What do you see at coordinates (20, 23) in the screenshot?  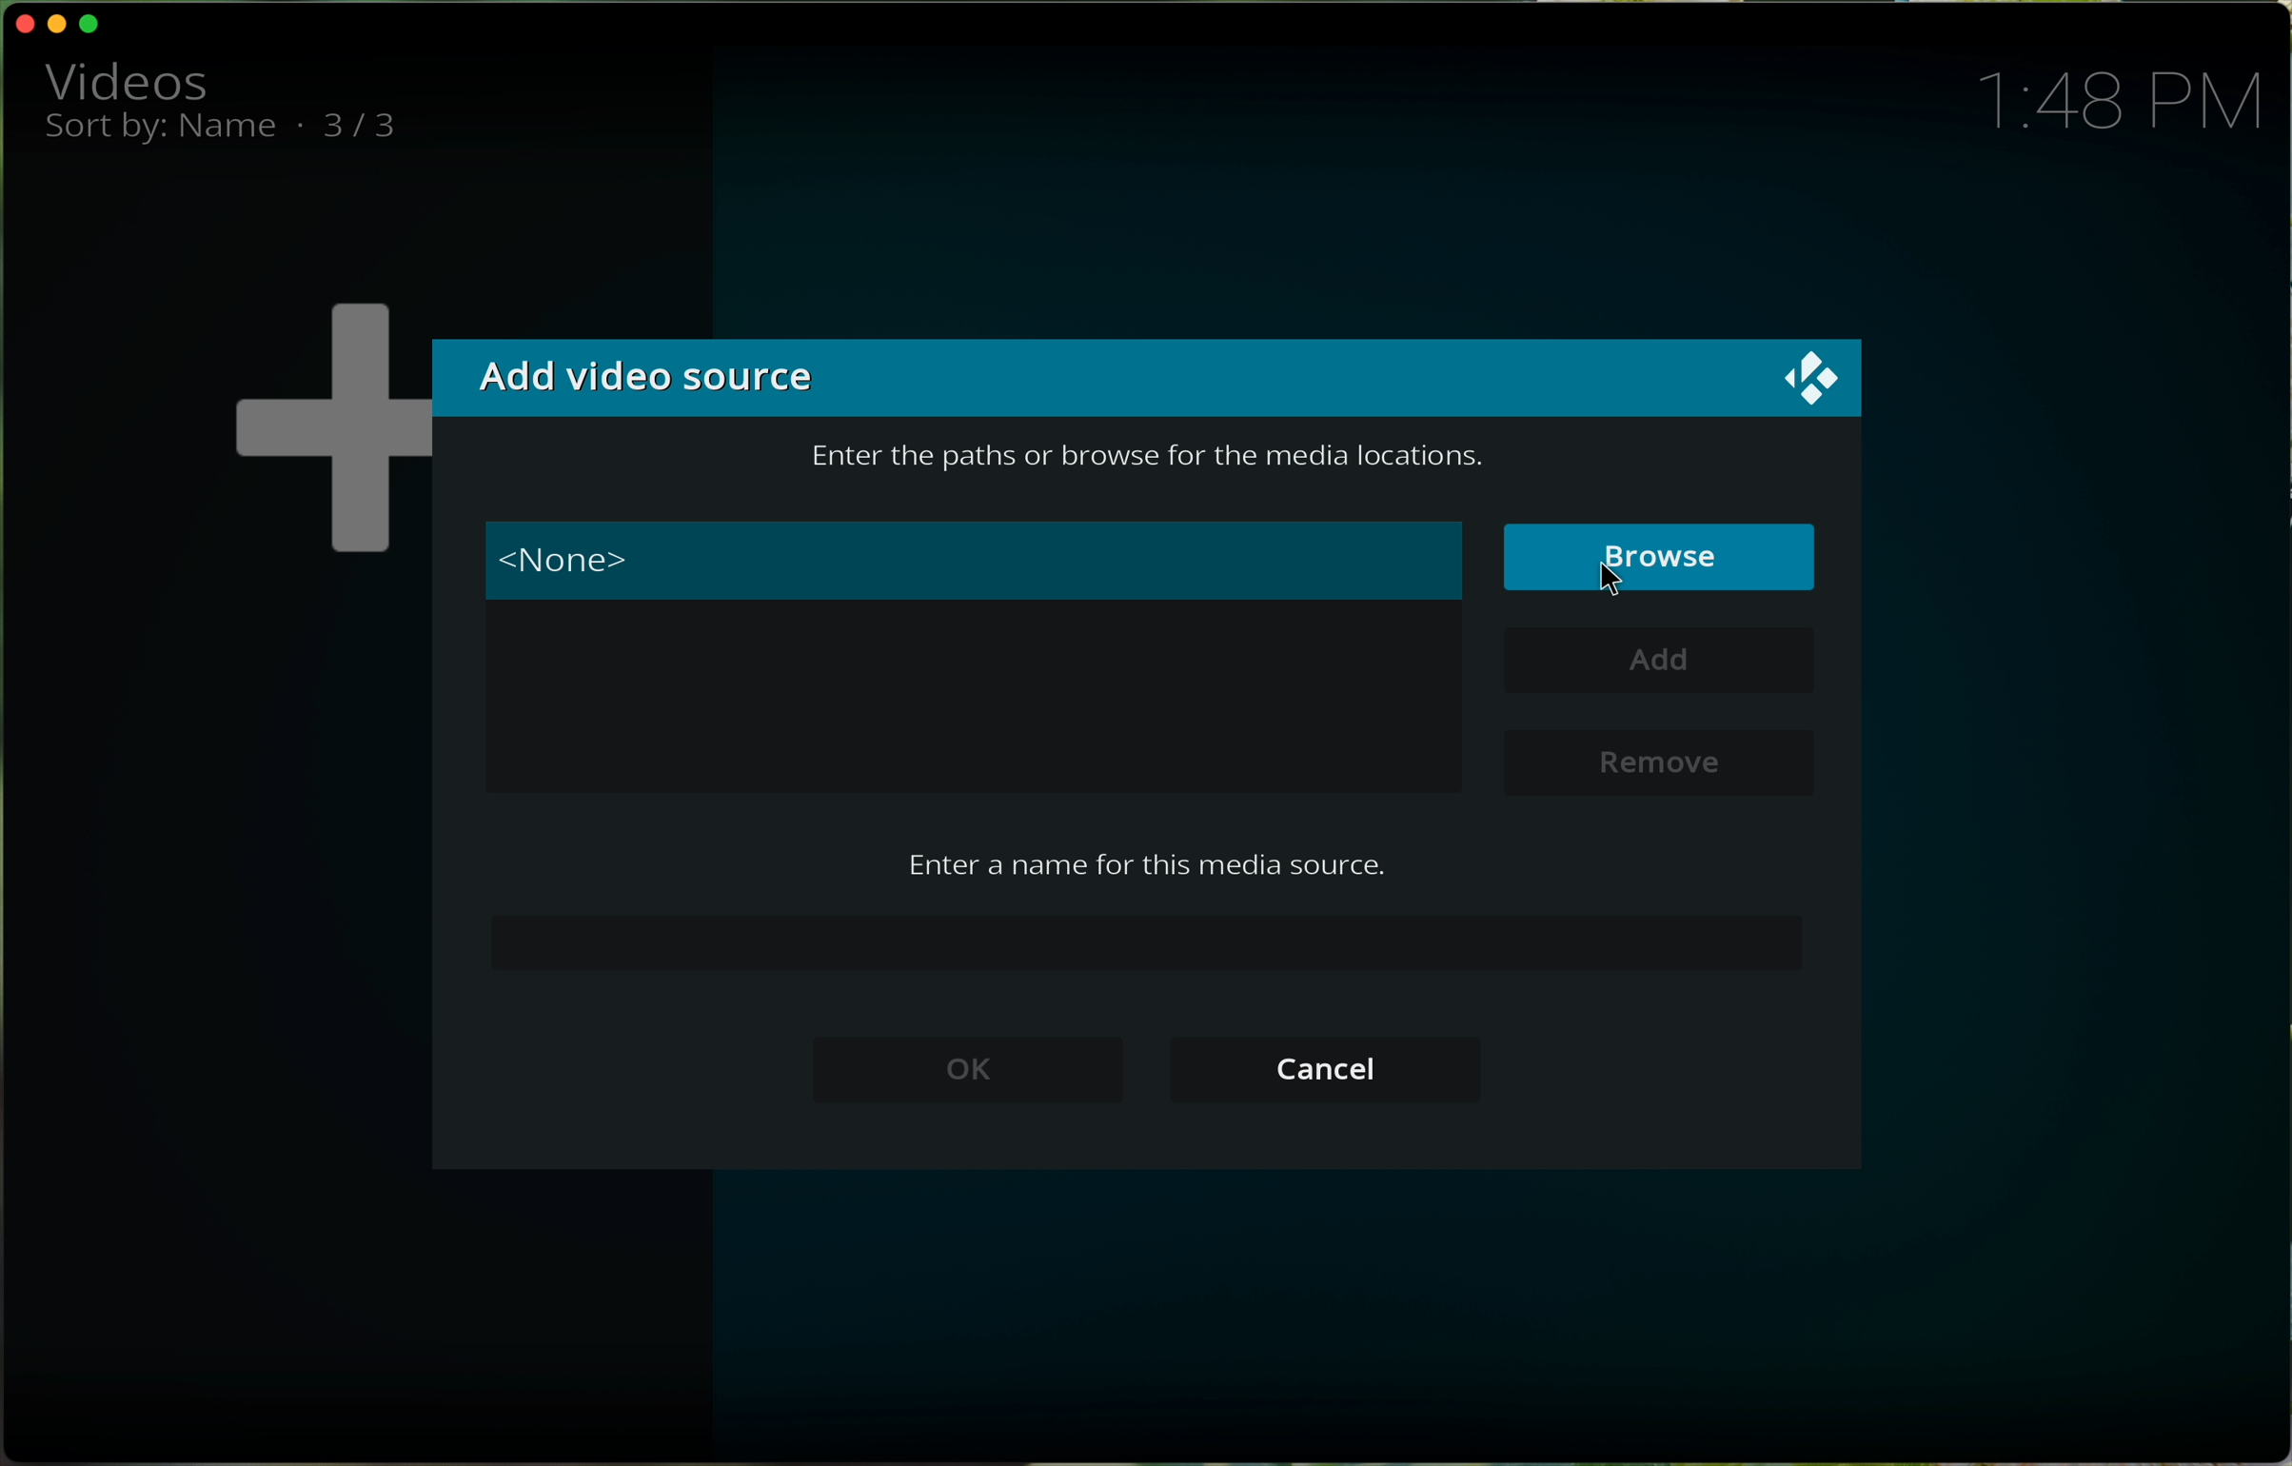 I see `close` at bounding box center [20, 23].